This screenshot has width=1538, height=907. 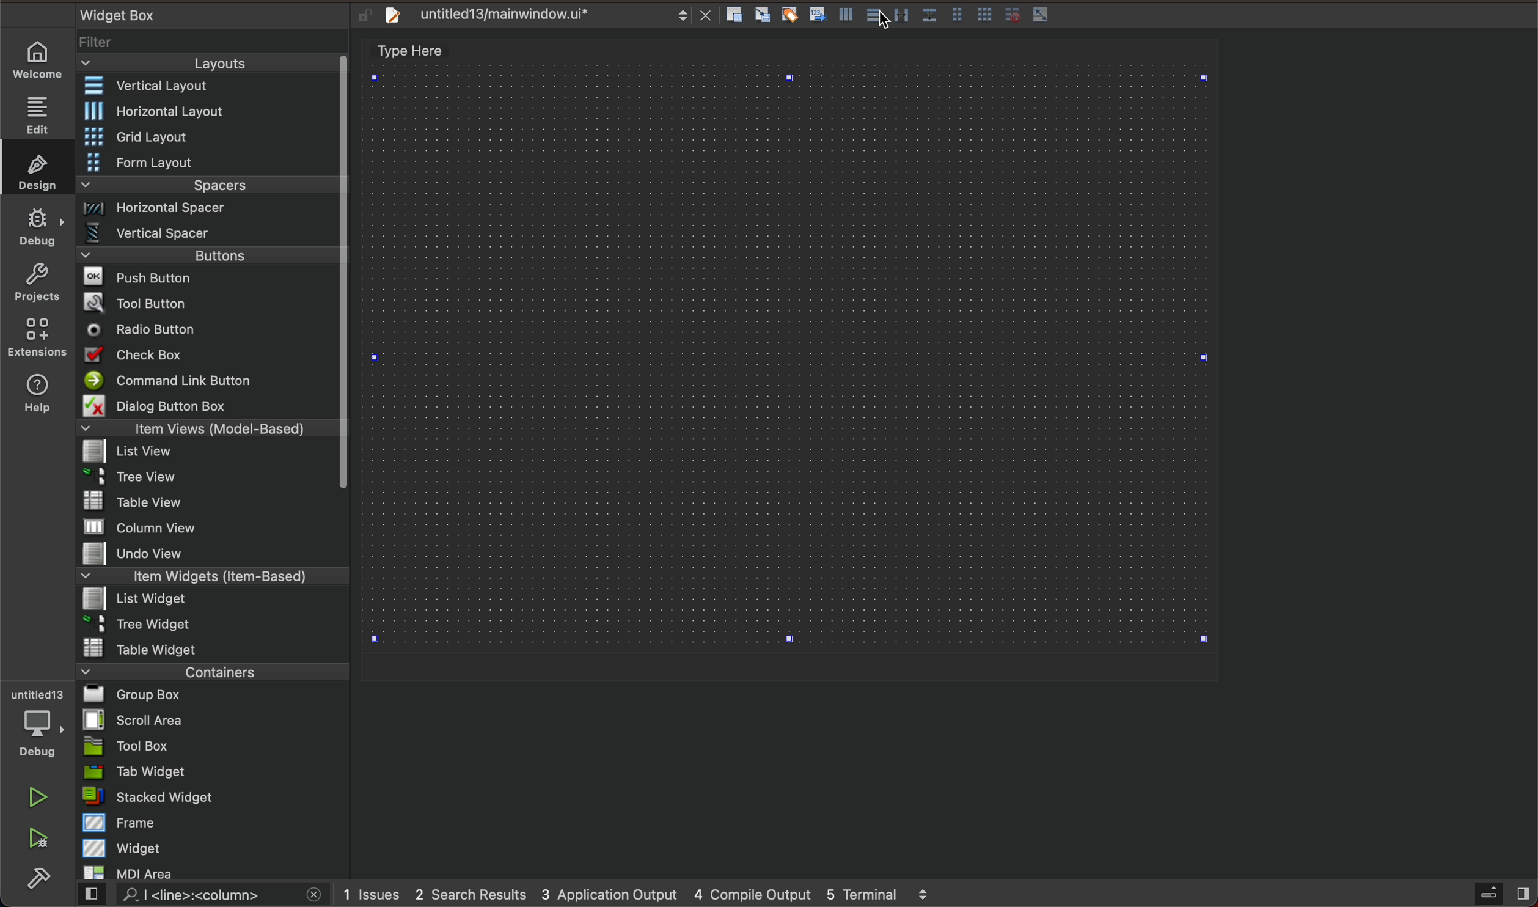 I want to click on edit, so click(x=40, y=111).